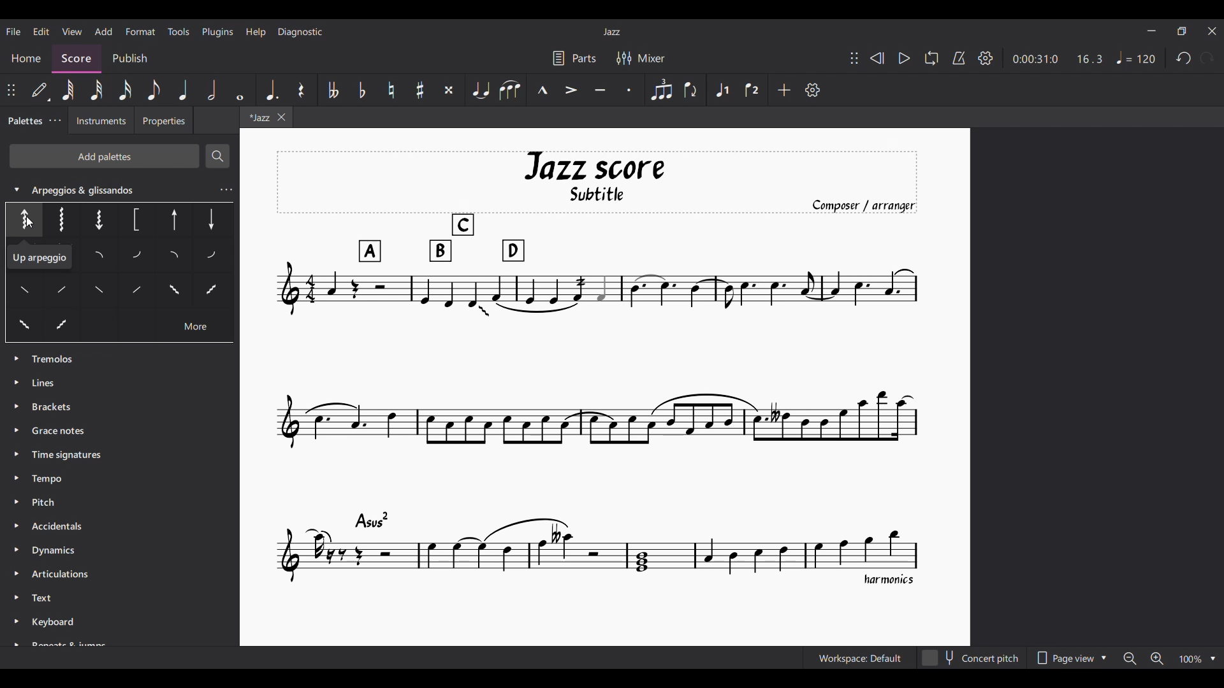  Describe the element at coordinates (172, 221) in the screenshot. I see `` at that location.